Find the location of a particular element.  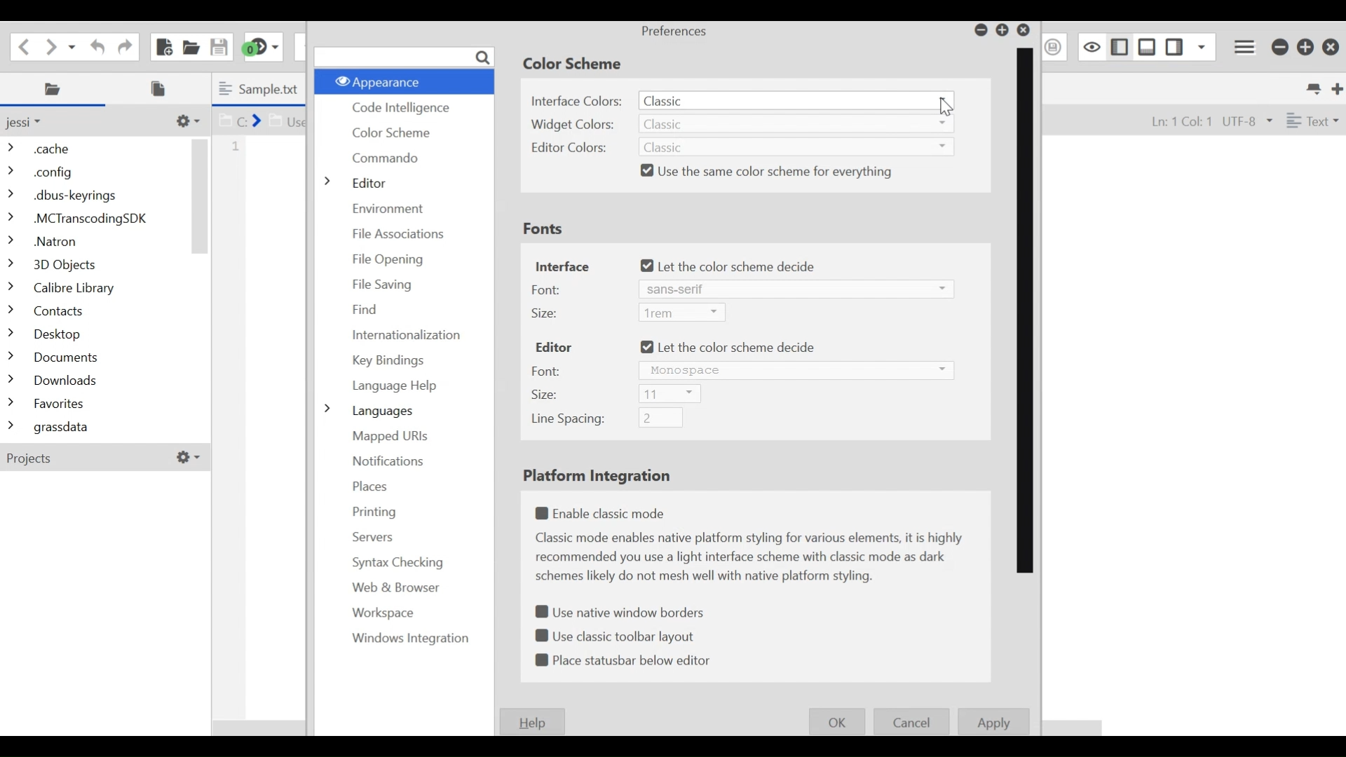

Show/Hide Right pane is located at coordinates (1117, 46).